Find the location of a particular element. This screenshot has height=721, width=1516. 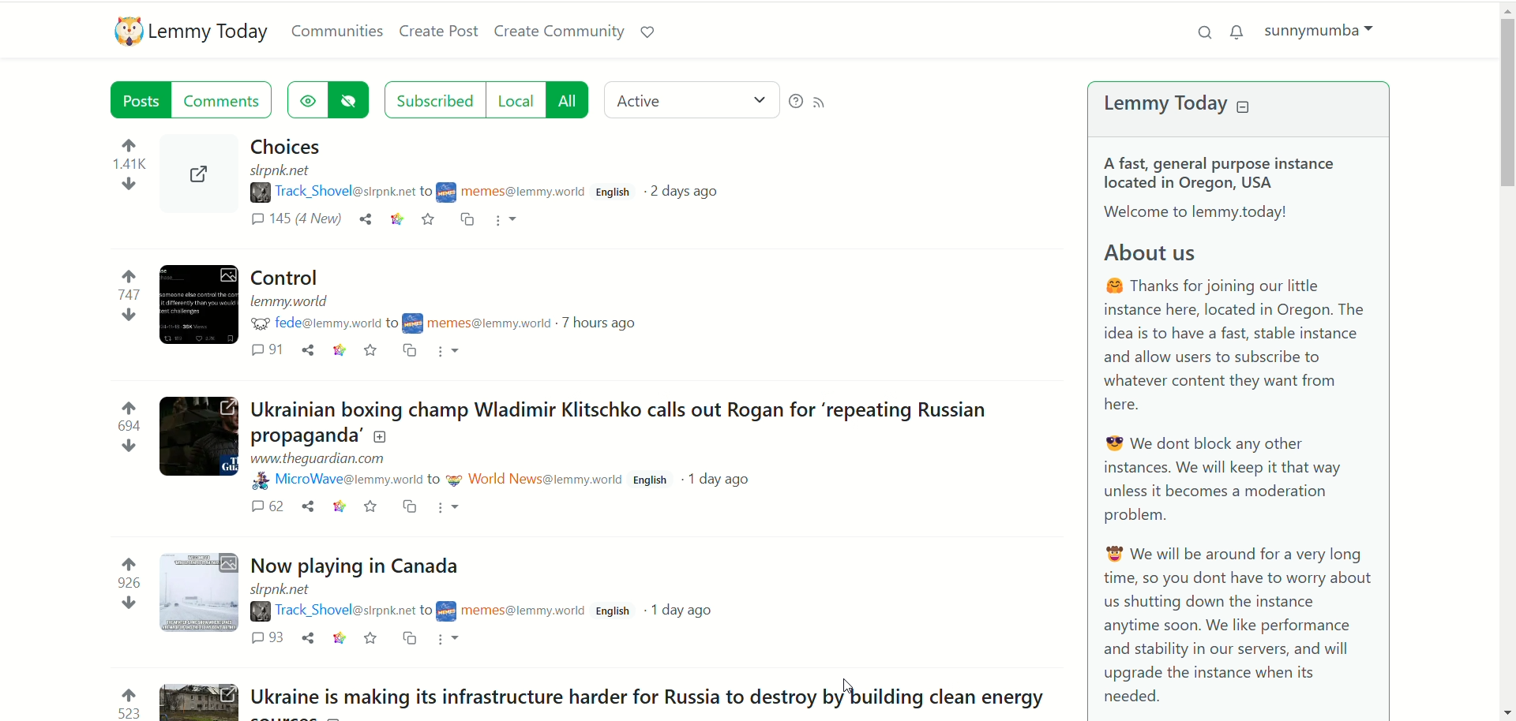

help is located at coordinates (794, 103).